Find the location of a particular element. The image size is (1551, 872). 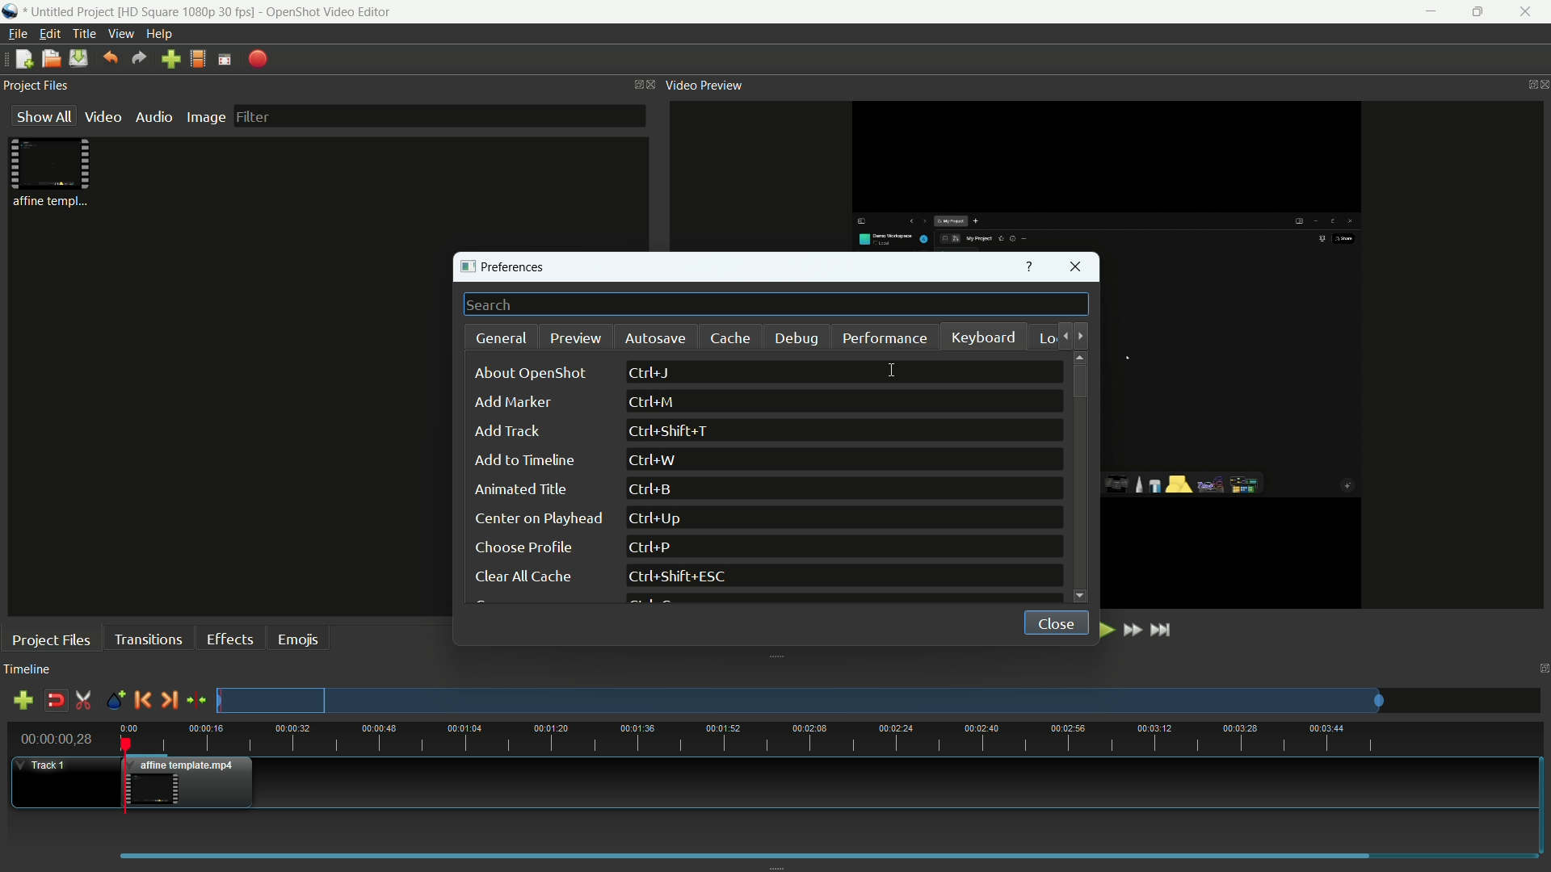

full screen is located at coordinates (225, 58).